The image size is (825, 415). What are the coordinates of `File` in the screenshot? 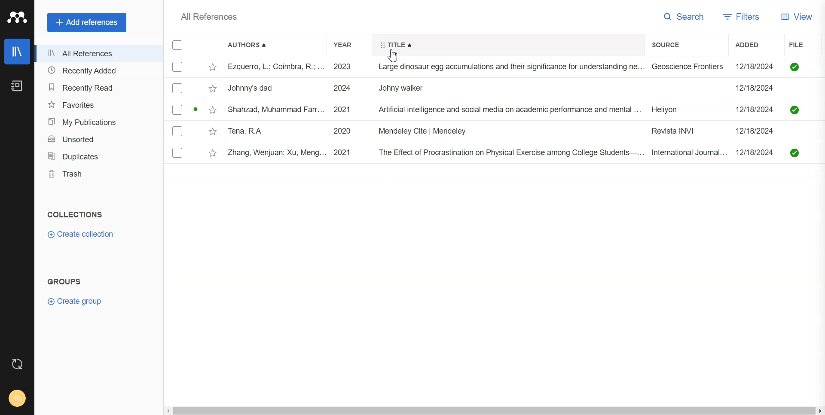 It's located at (801, 45).